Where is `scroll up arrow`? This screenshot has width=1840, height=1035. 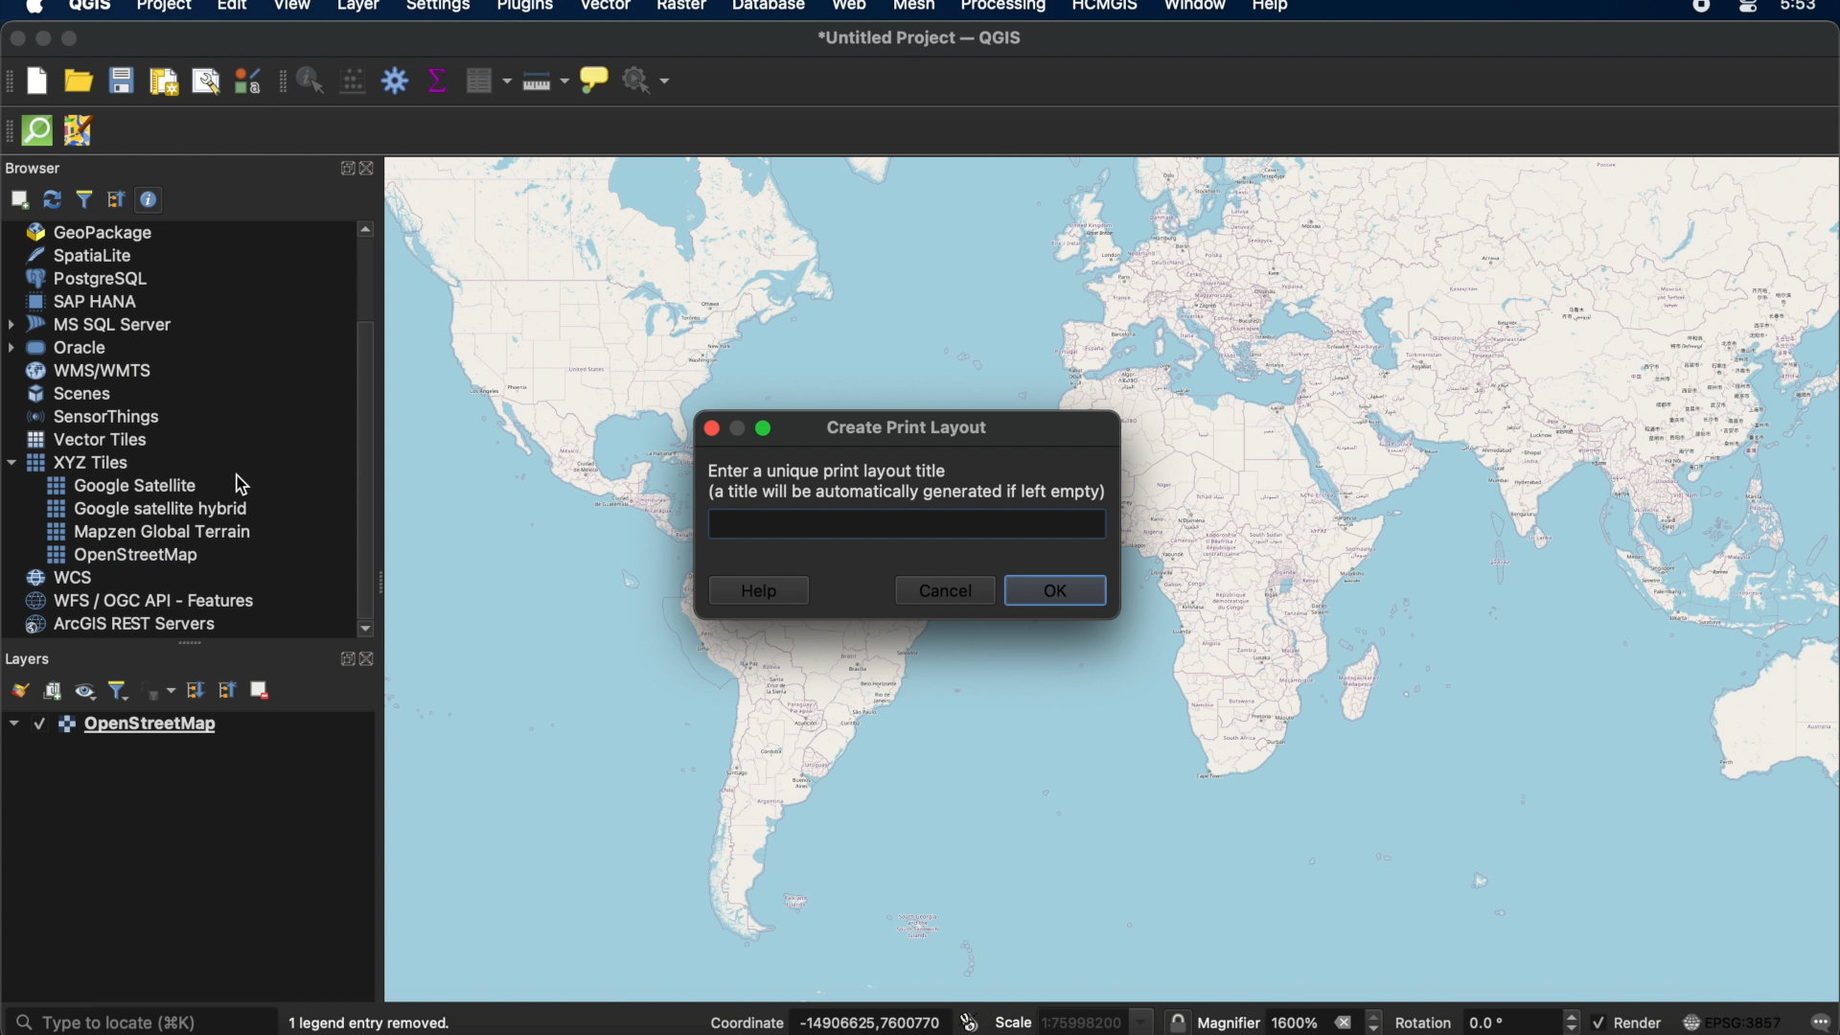 scroll up arrow is located at coordinates (367, 228).